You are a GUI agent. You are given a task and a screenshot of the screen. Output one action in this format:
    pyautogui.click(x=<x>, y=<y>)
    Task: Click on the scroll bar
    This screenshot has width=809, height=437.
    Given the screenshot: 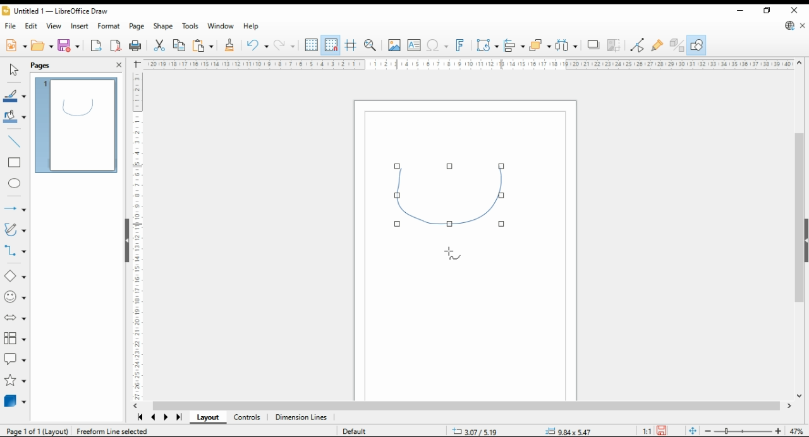 What is the action you would take?
    pyautogui.click(x=470, y=406)
    